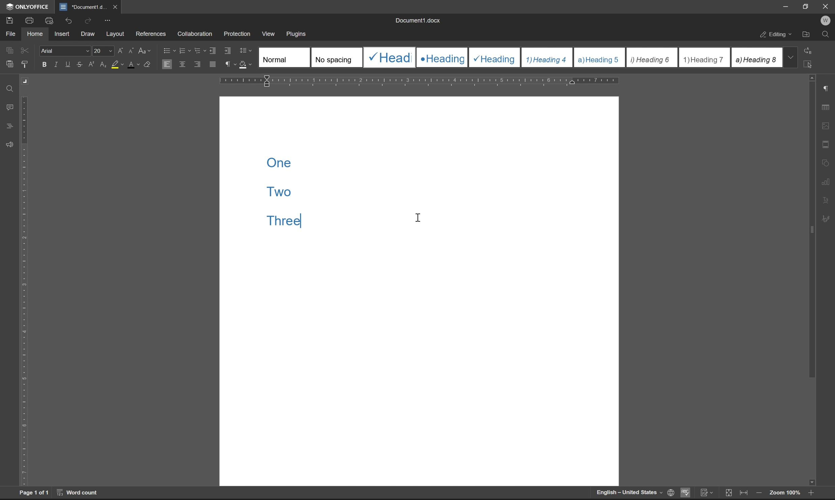 The width and height of the screenshot is (835, 500). What do you see at coordinates (92, 64) in the screenshot?
I see `superscript` at bounding box center [92, 64].